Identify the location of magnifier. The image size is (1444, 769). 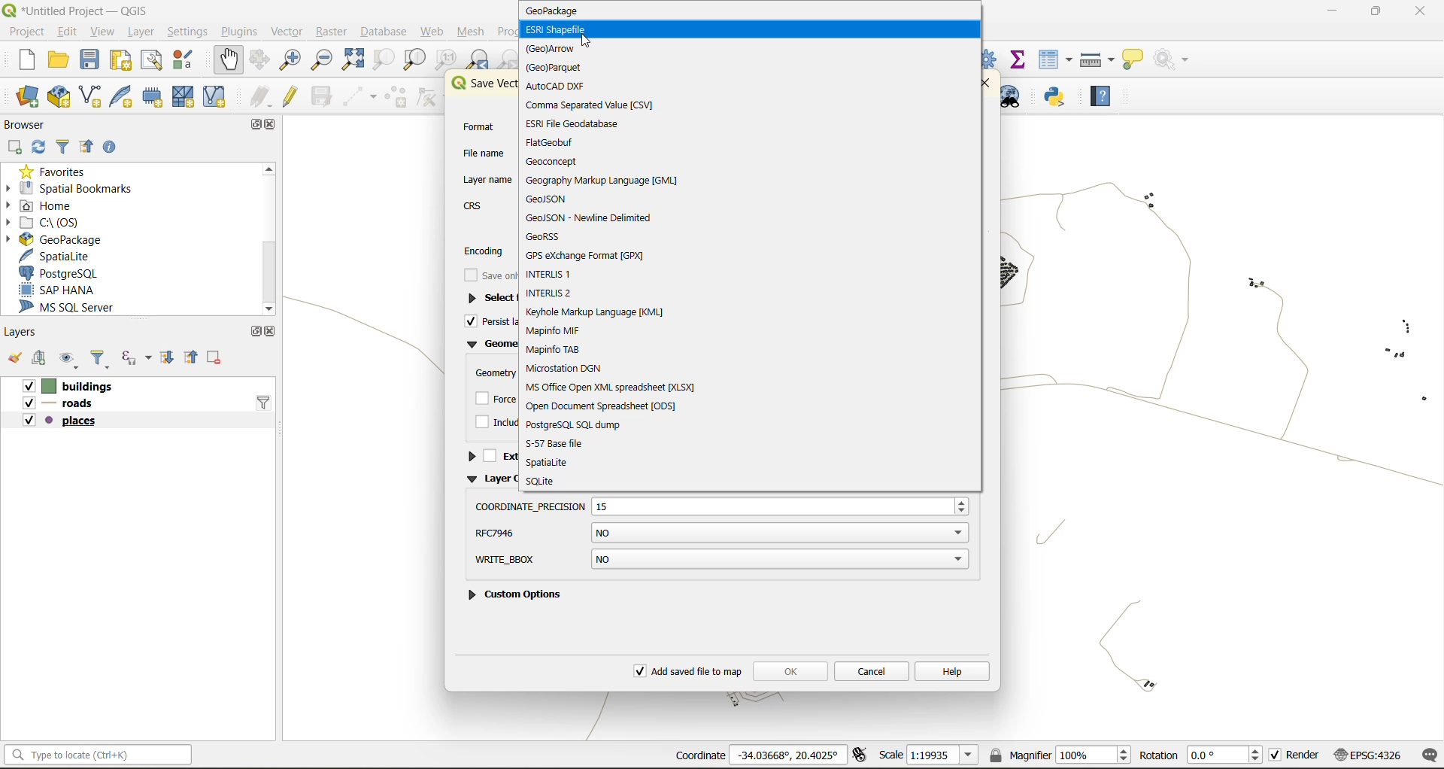
(1062, 754).